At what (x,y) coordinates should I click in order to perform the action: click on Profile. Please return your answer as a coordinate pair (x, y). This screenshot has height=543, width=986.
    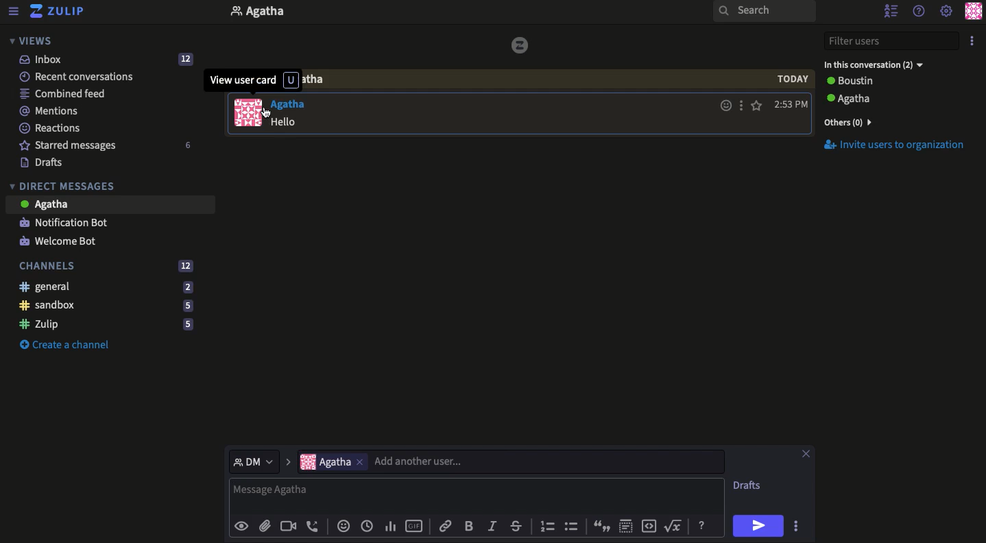
    Looking at the image, I should click on (976, 10).